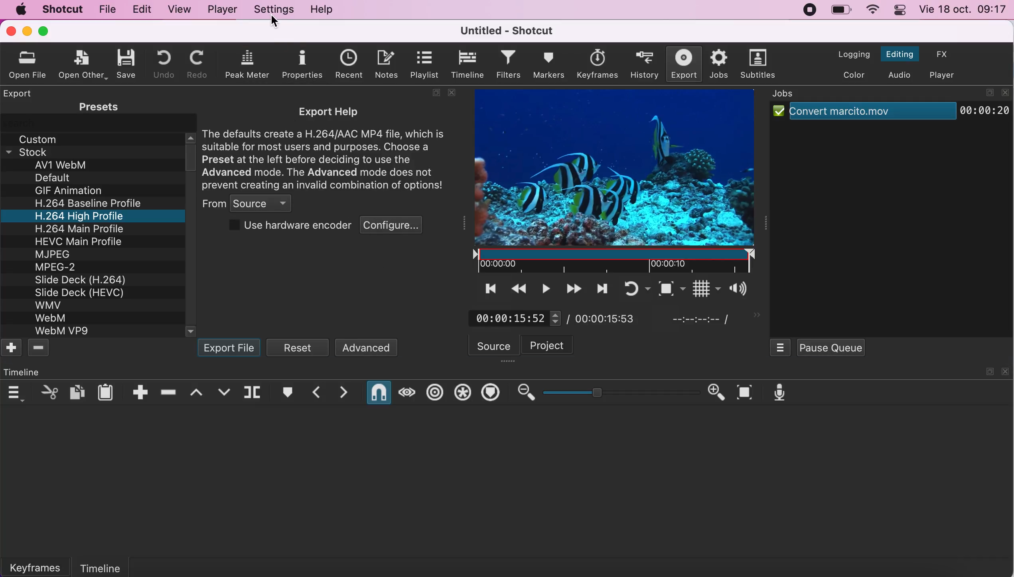 Image resolution: width=1014 pixels, height=577 pixels. I want to click on notes, so click(385, 65).